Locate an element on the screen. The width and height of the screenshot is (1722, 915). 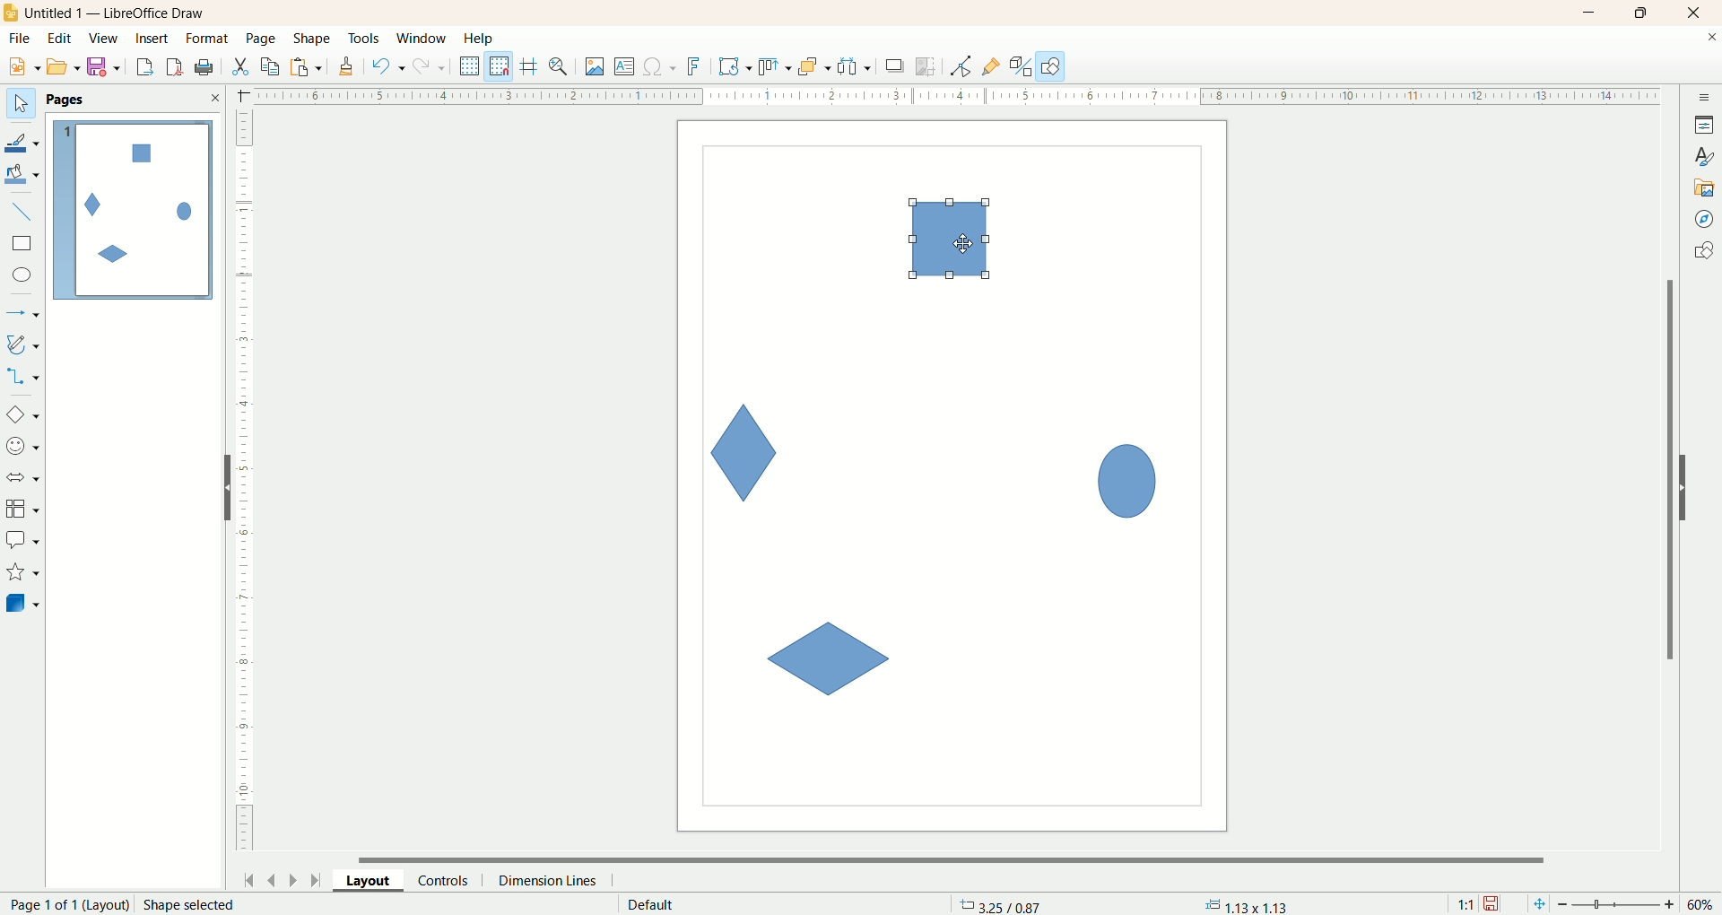
default is located at coordinates (653, 904).